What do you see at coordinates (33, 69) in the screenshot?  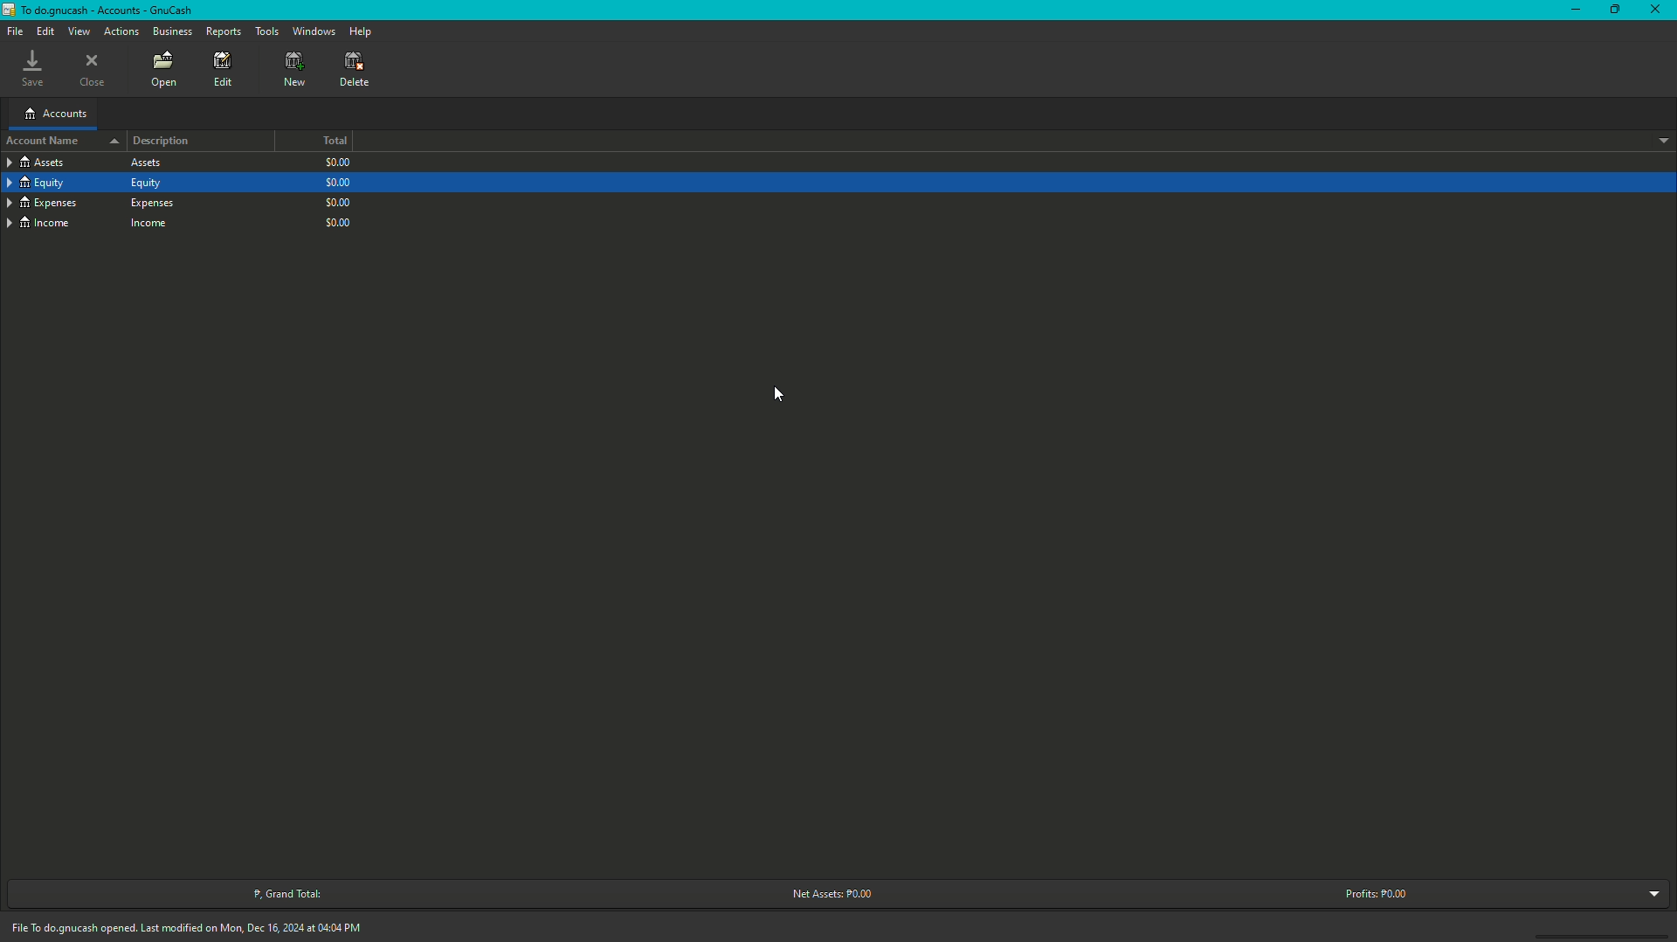 I see `Save` at bounding box center [33, 69].